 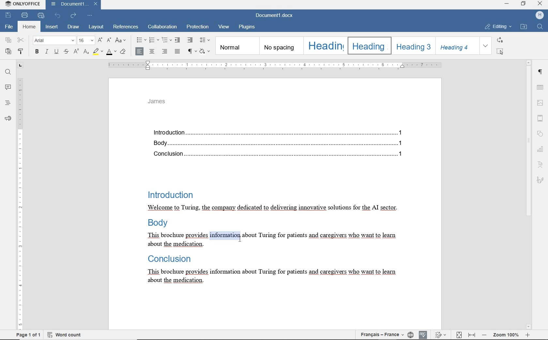 I want to click on FIT TO WIDTH, so click(x=471, y=335).